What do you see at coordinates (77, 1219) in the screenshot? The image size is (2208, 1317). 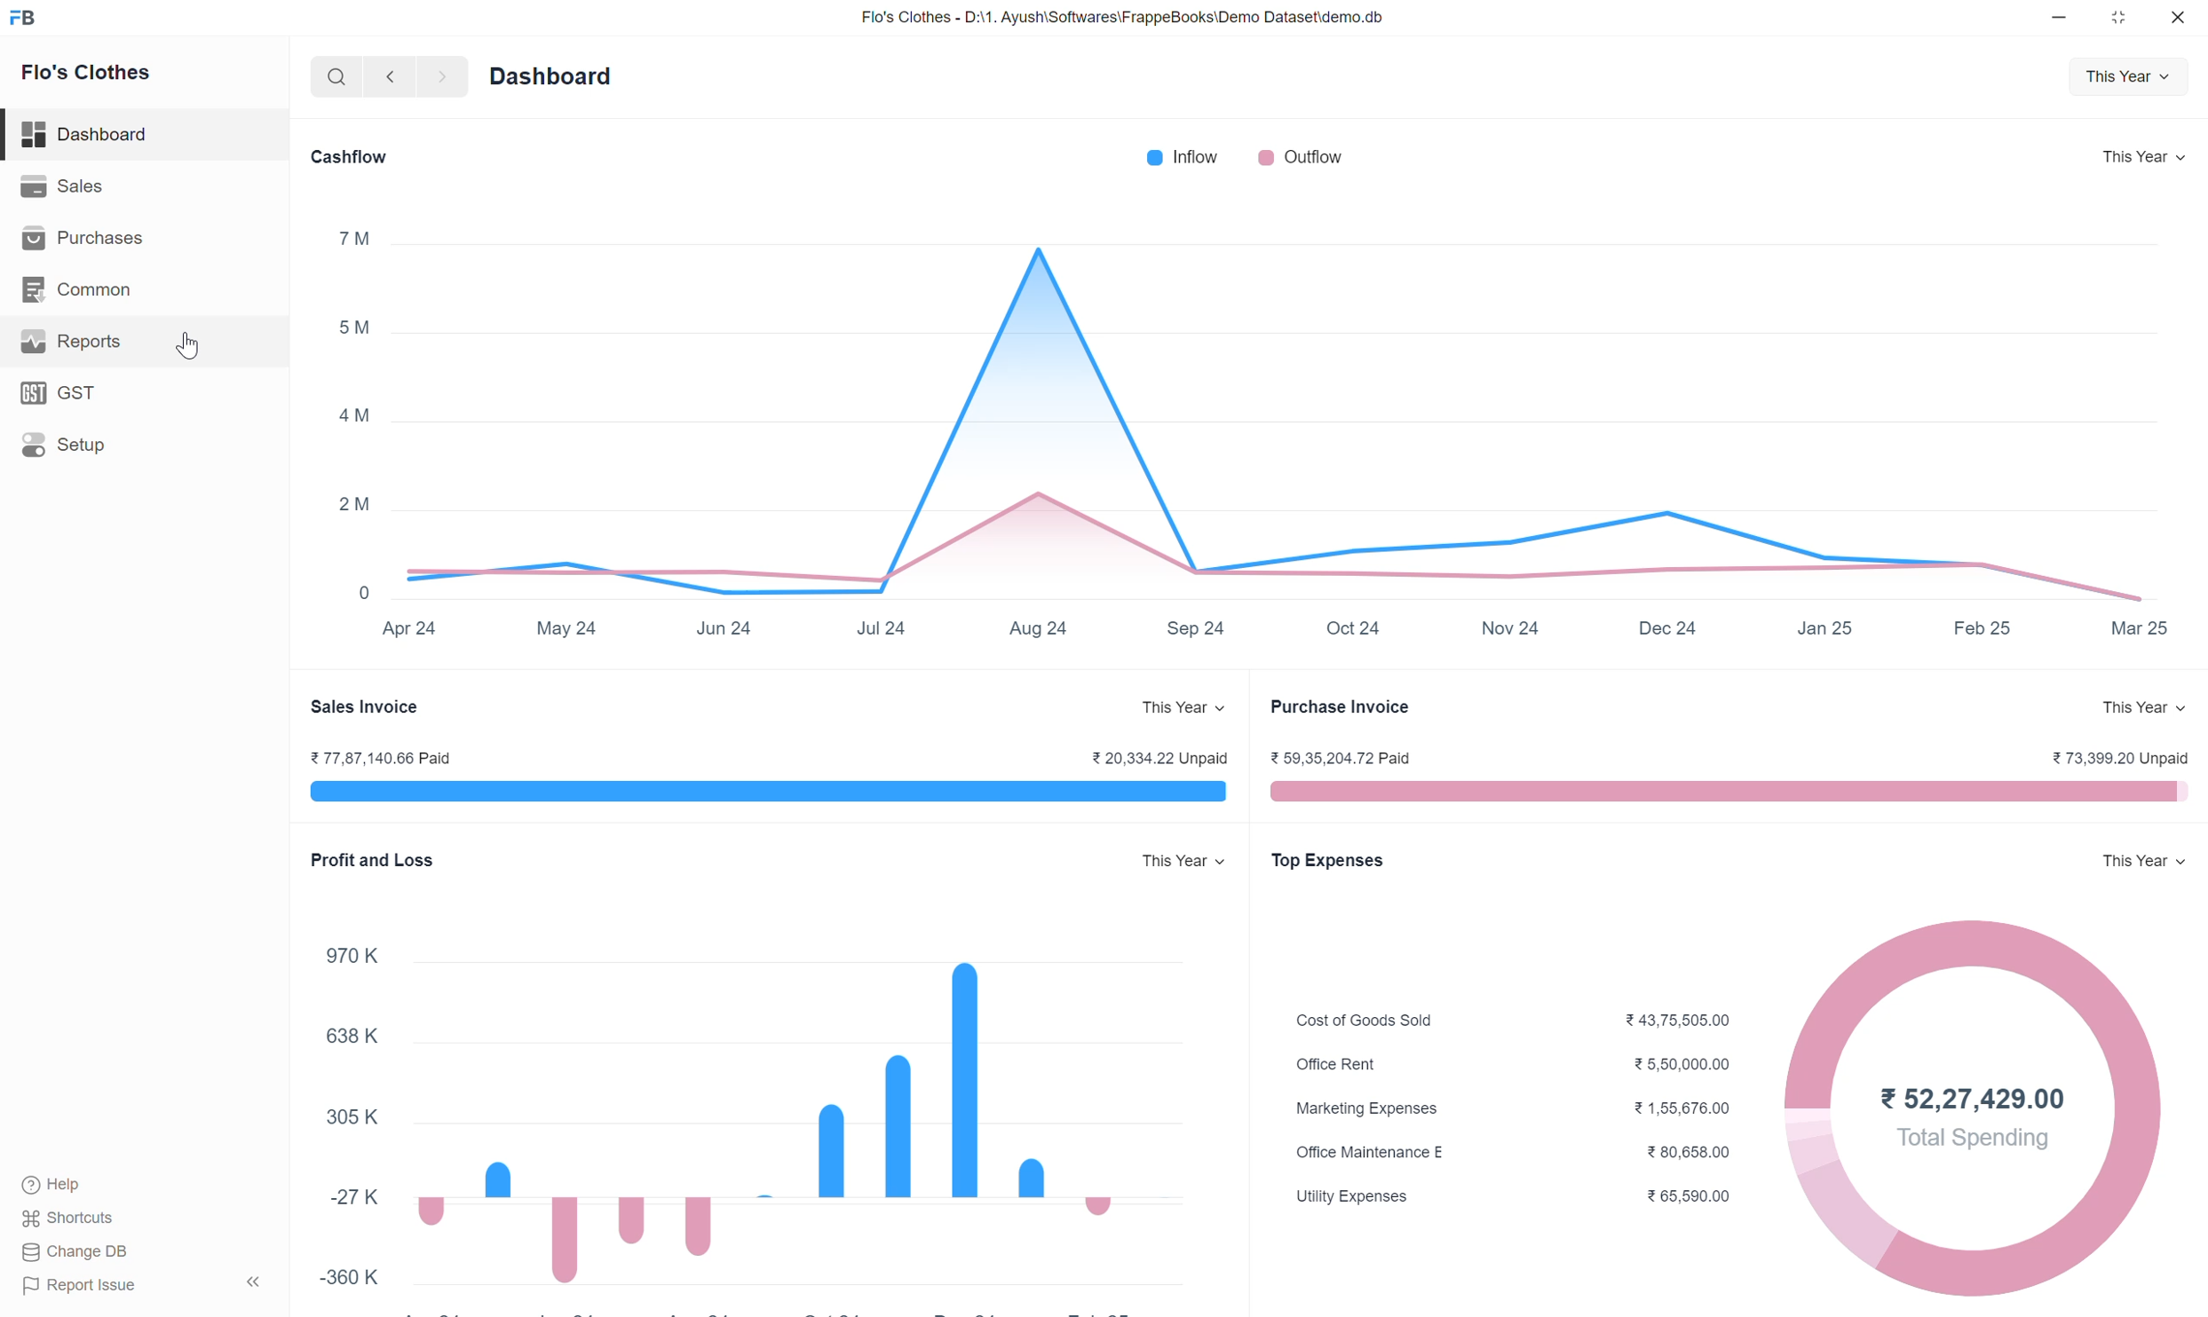 I see `Shortcuts` at bounding box center [77, 1219].